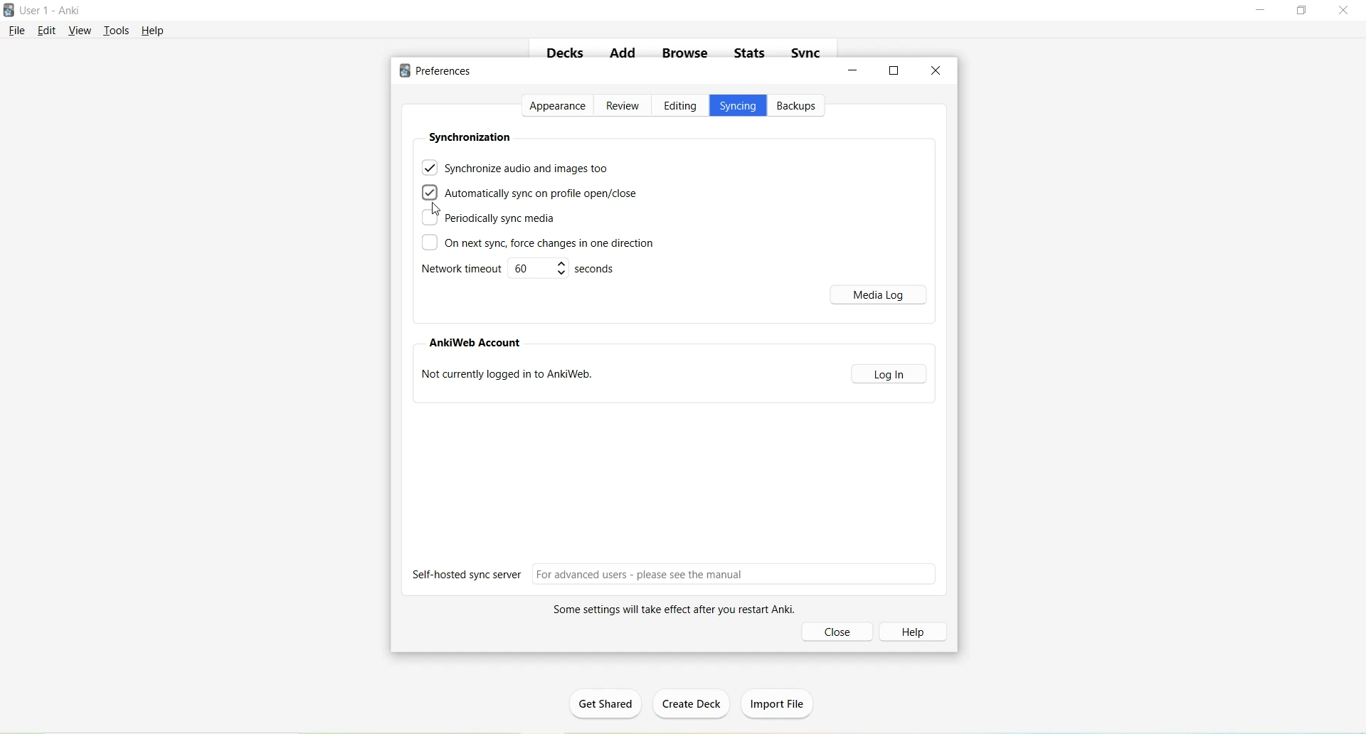 This screenshot has width=1366, height=734. I want to click on Review, so click(624, 107).